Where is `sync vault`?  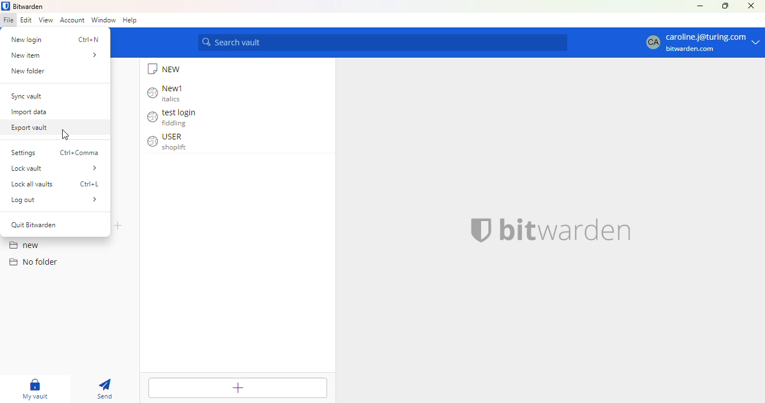 sync vault is located at coordinates (55, 96).